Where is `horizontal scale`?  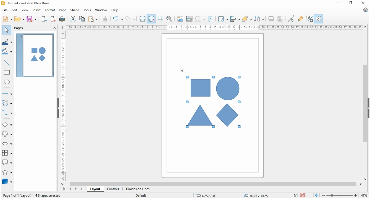 horizontal scale is located at coordinates (215, 27).